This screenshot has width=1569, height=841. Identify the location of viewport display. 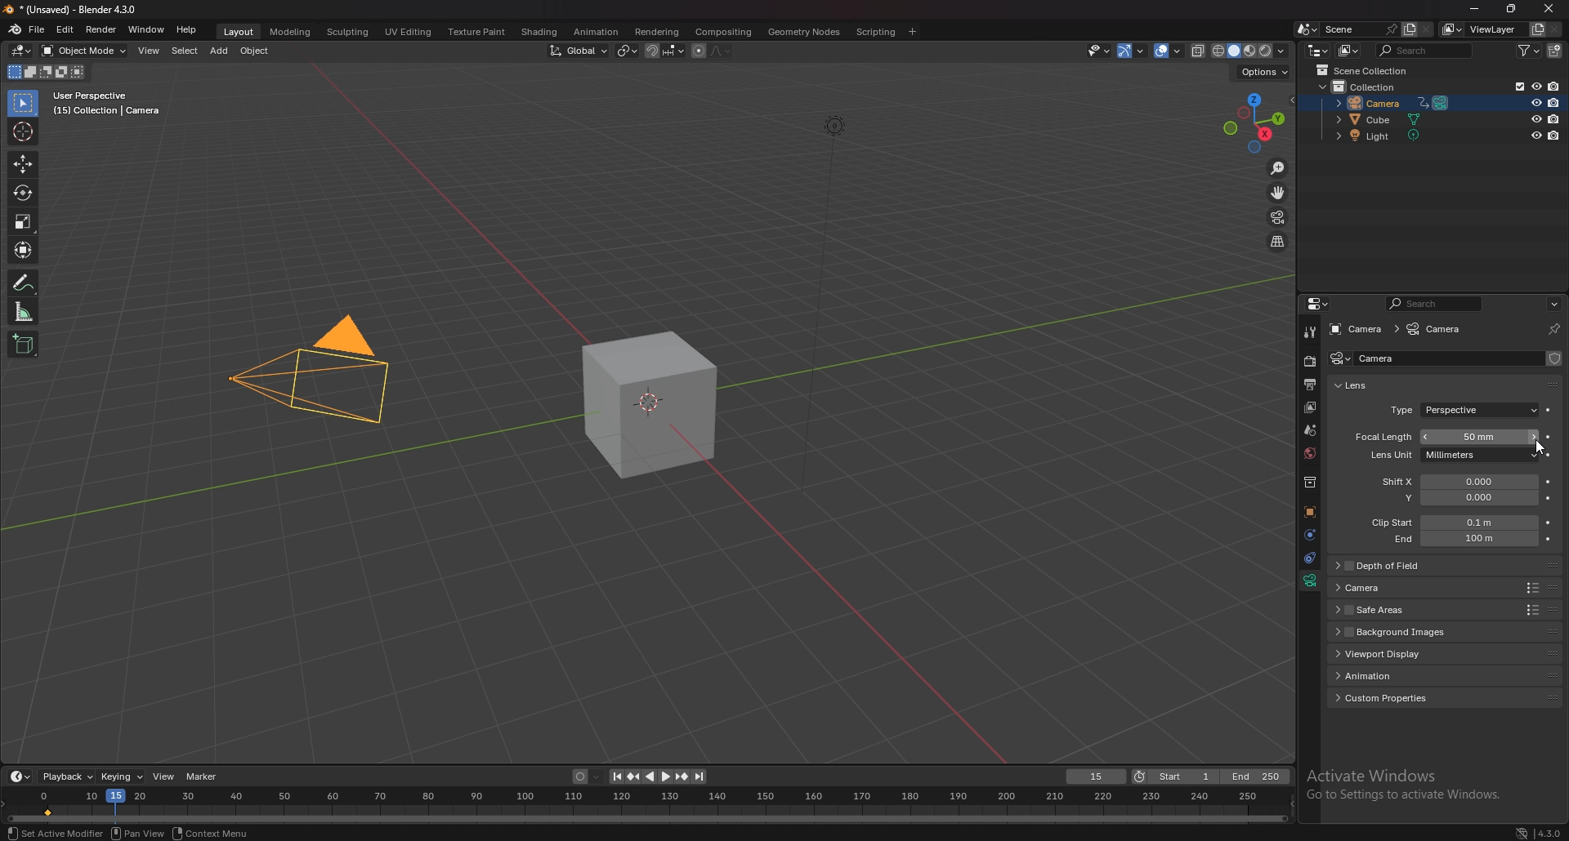
(1407, 653).